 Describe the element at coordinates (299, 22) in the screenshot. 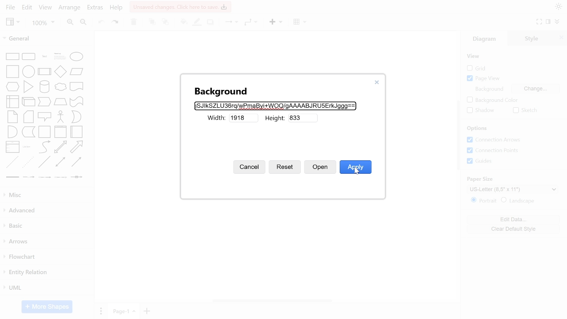

I see `table` at that location.